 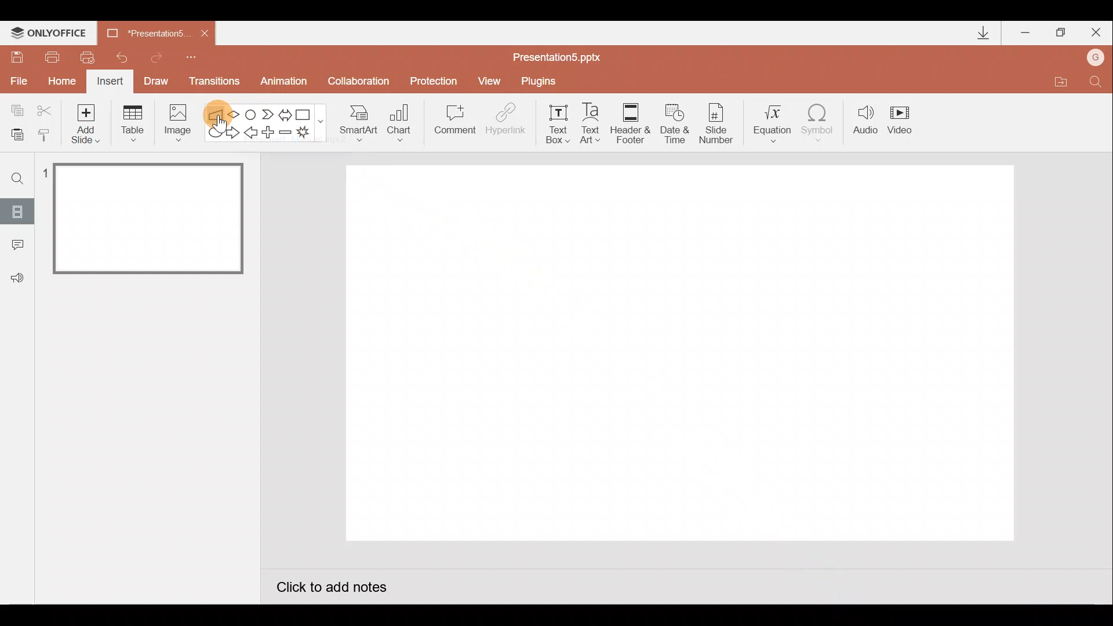 What do you see at coordinates (50, 56) in the screenshot?
I see `Print file` at bounding box center [50, 56].